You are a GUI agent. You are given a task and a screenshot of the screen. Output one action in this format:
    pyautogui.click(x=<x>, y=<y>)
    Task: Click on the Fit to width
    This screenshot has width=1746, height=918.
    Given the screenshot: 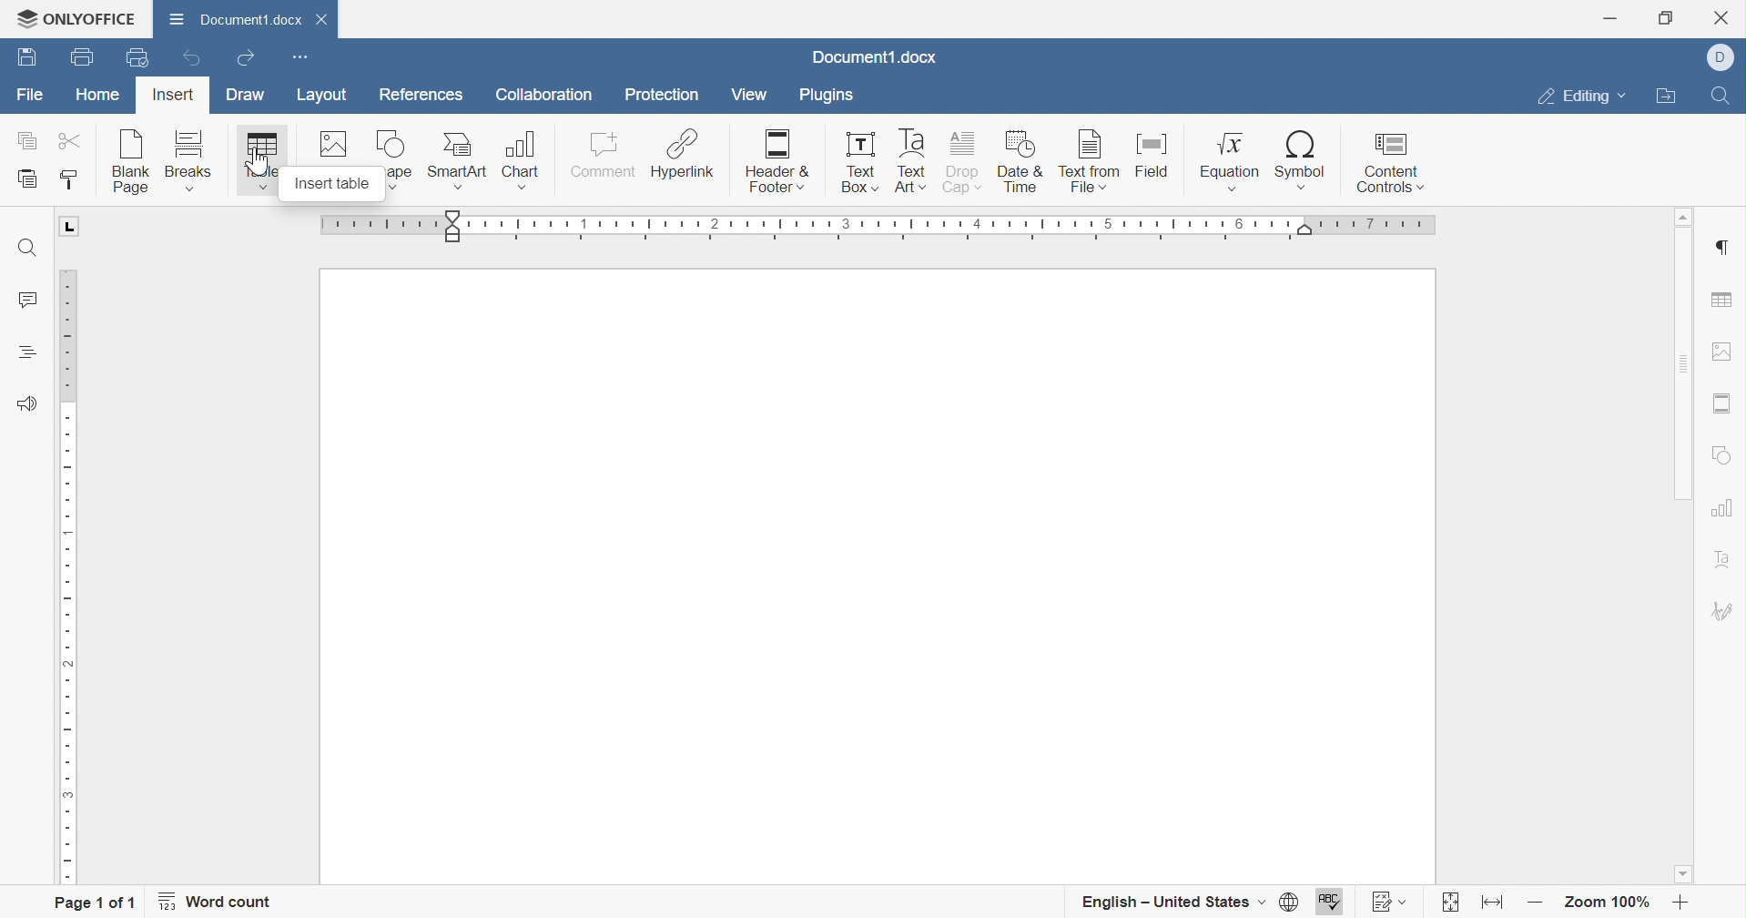 What is the action you would take?
    pyautogui.click(x=1492, y=903)
    